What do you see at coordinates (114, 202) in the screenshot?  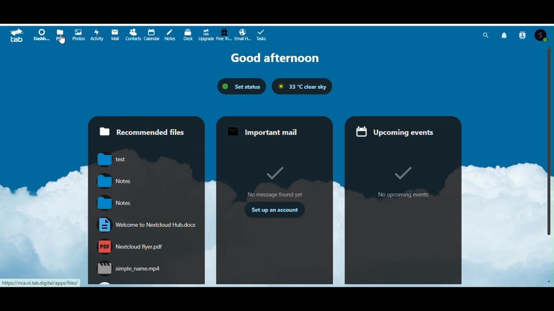 I see `notes` at bounding box center [114, 202].